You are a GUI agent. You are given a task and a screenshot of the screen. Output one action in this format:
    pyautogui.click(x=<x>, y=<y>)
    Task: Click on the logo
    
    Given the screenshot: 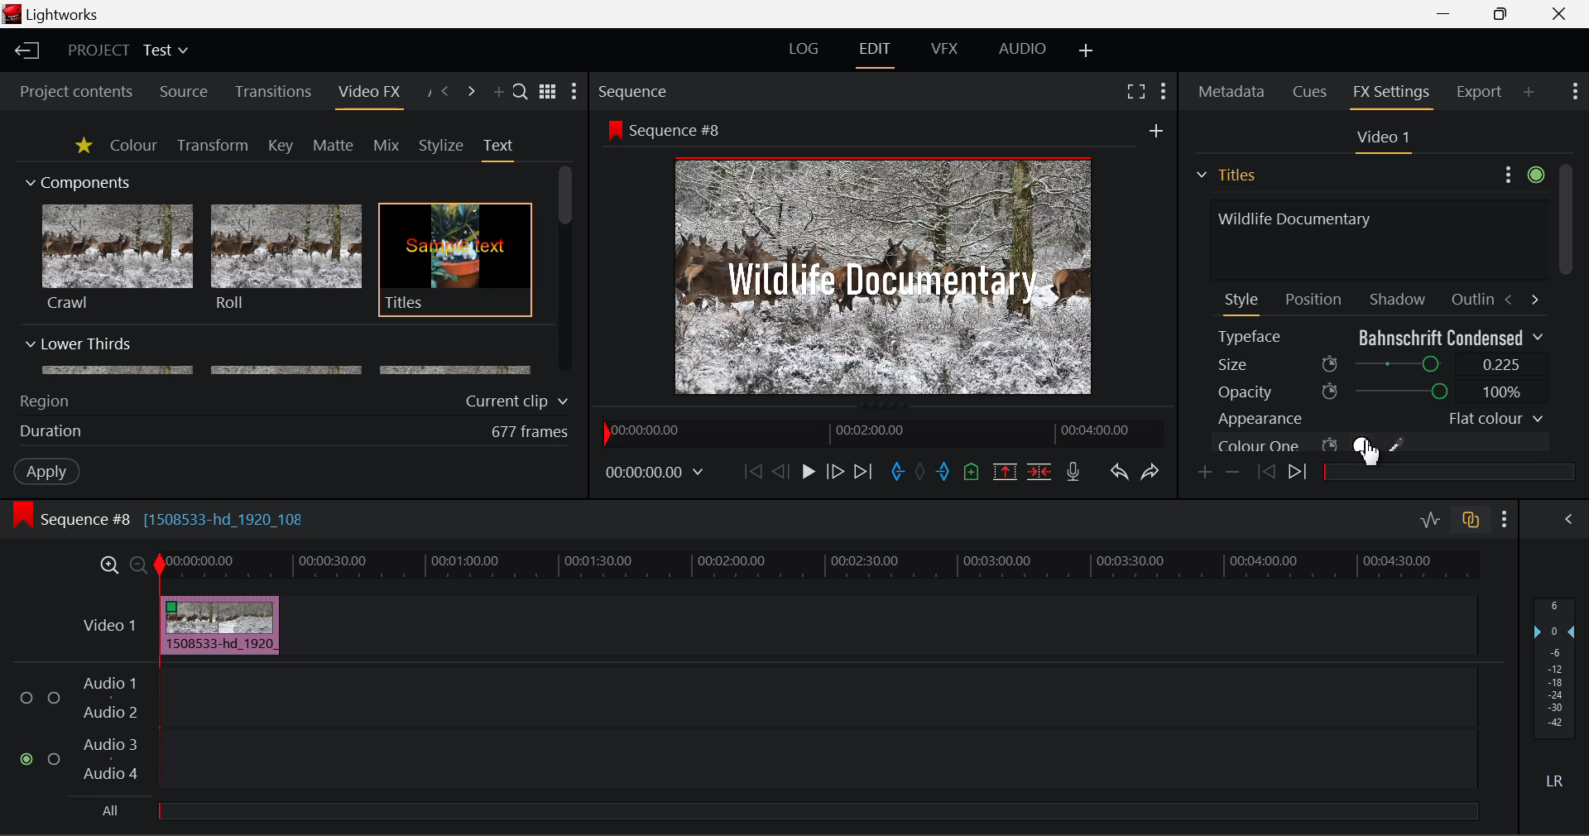 What is the action you would take?
    pyautogui.click(x=14, y=14)
    